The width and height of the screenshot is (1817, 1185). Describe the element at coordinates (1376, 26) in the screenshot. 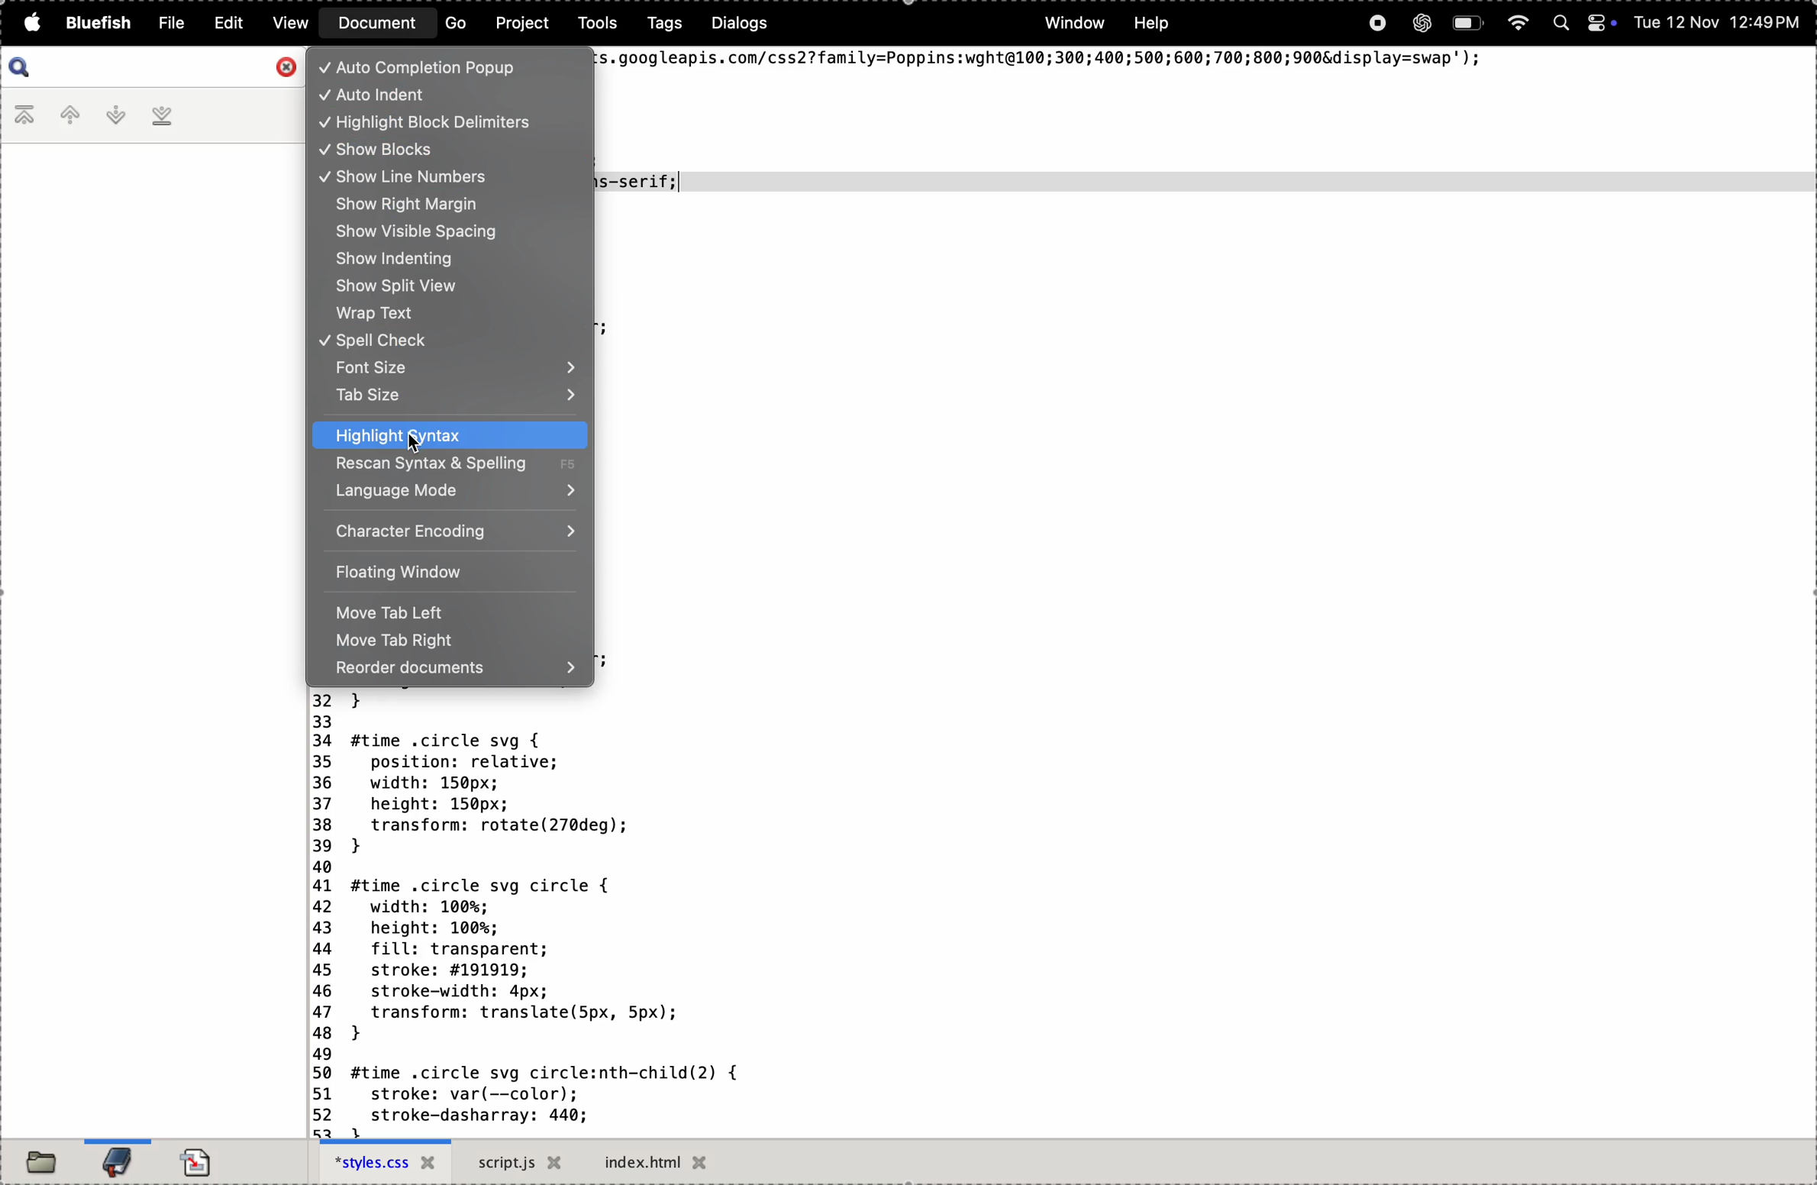

I see `record` at that location.